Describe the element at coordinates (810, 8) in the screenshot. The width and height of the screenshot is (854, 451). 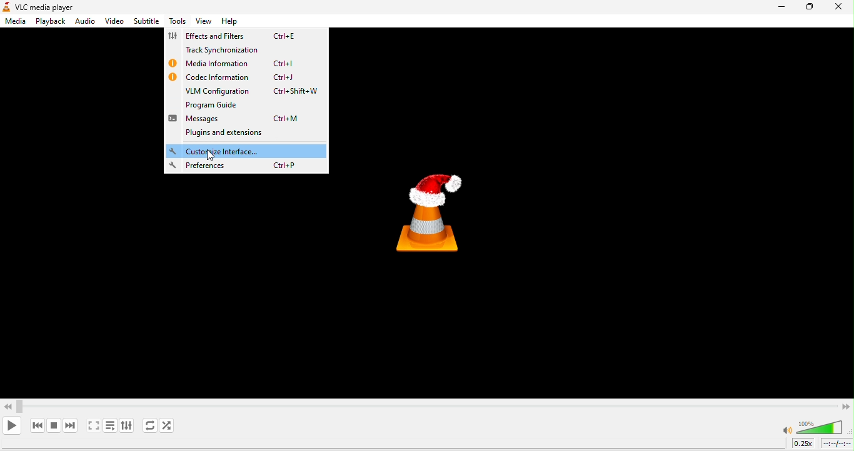
I see `maximize` at that location.